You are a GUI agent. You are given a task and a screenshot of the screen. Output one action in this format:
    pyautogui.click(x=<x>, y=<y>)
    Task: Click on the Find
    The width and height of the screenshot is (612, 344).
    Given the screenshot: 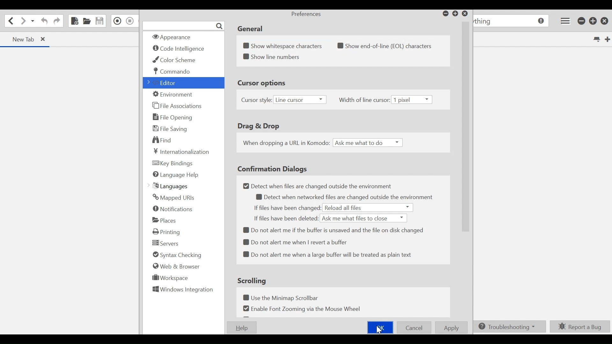 What is the action you would take?
    pyautogui.click(x=165, y=140)
    